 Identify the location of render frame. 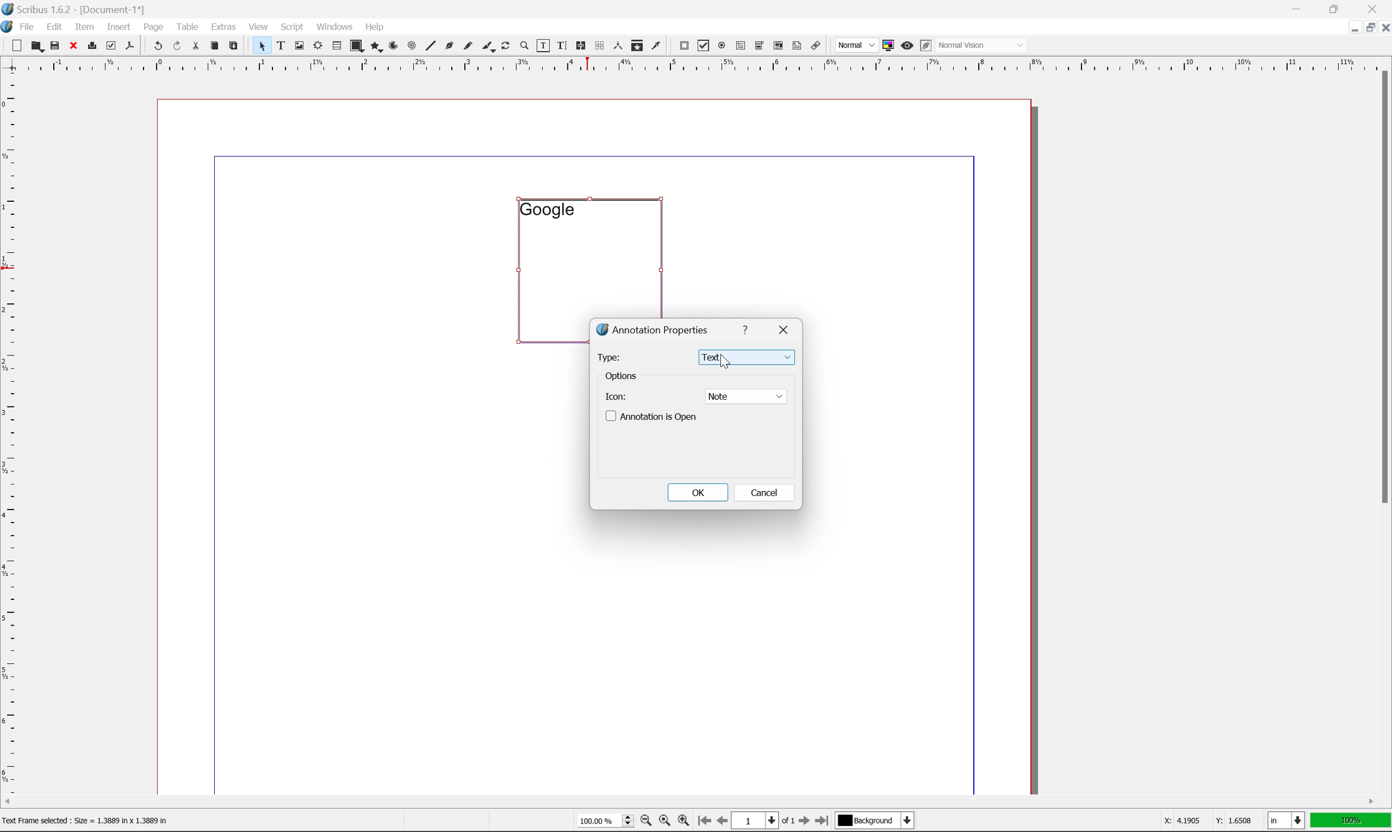
(317, 45).